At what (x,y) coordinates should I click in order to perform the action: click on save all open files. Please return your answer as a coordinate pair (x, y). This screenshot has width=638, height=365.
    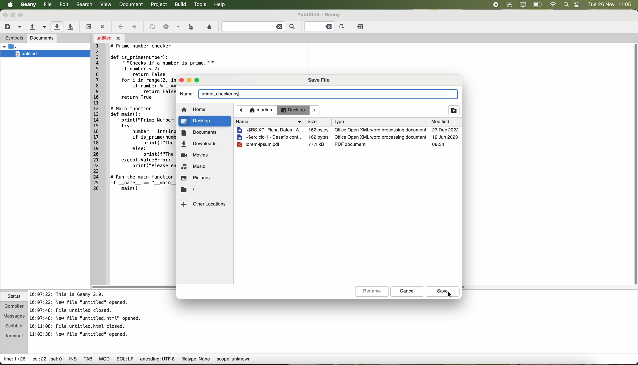
    Looking at the image, I should click on (72, 26).